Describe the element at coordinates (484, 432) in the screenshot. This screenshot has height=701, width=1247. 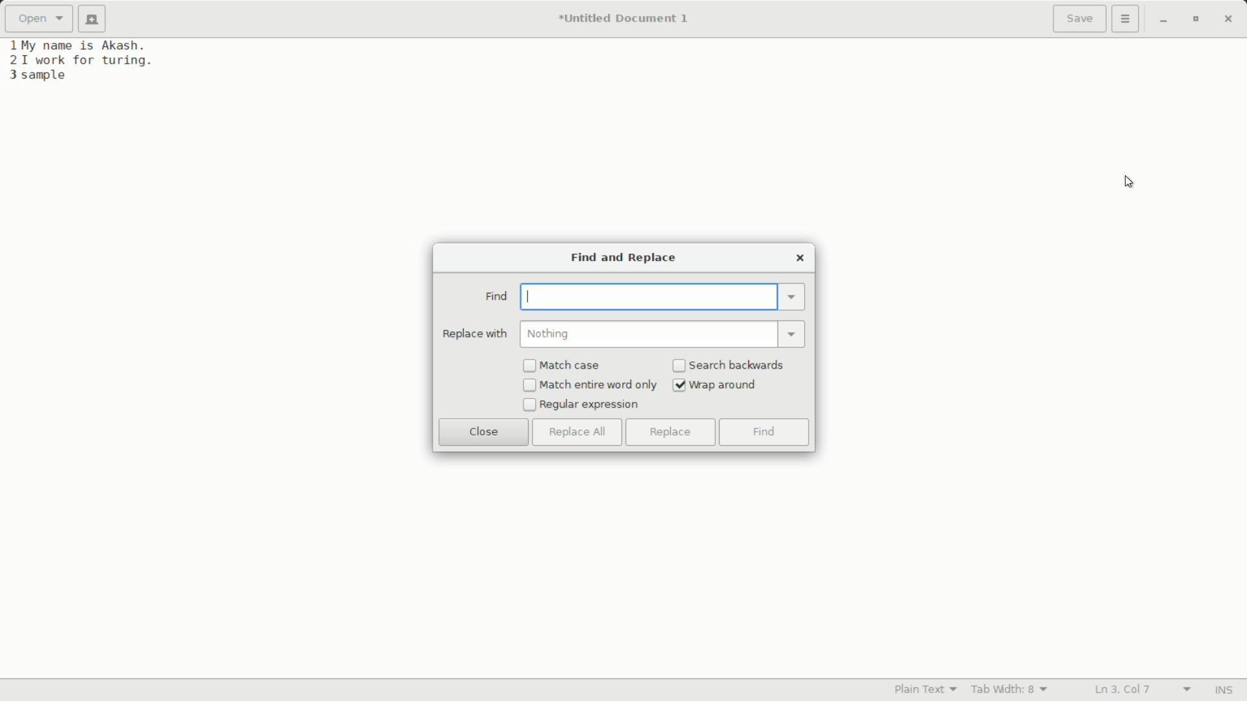
I see `close` at that location.